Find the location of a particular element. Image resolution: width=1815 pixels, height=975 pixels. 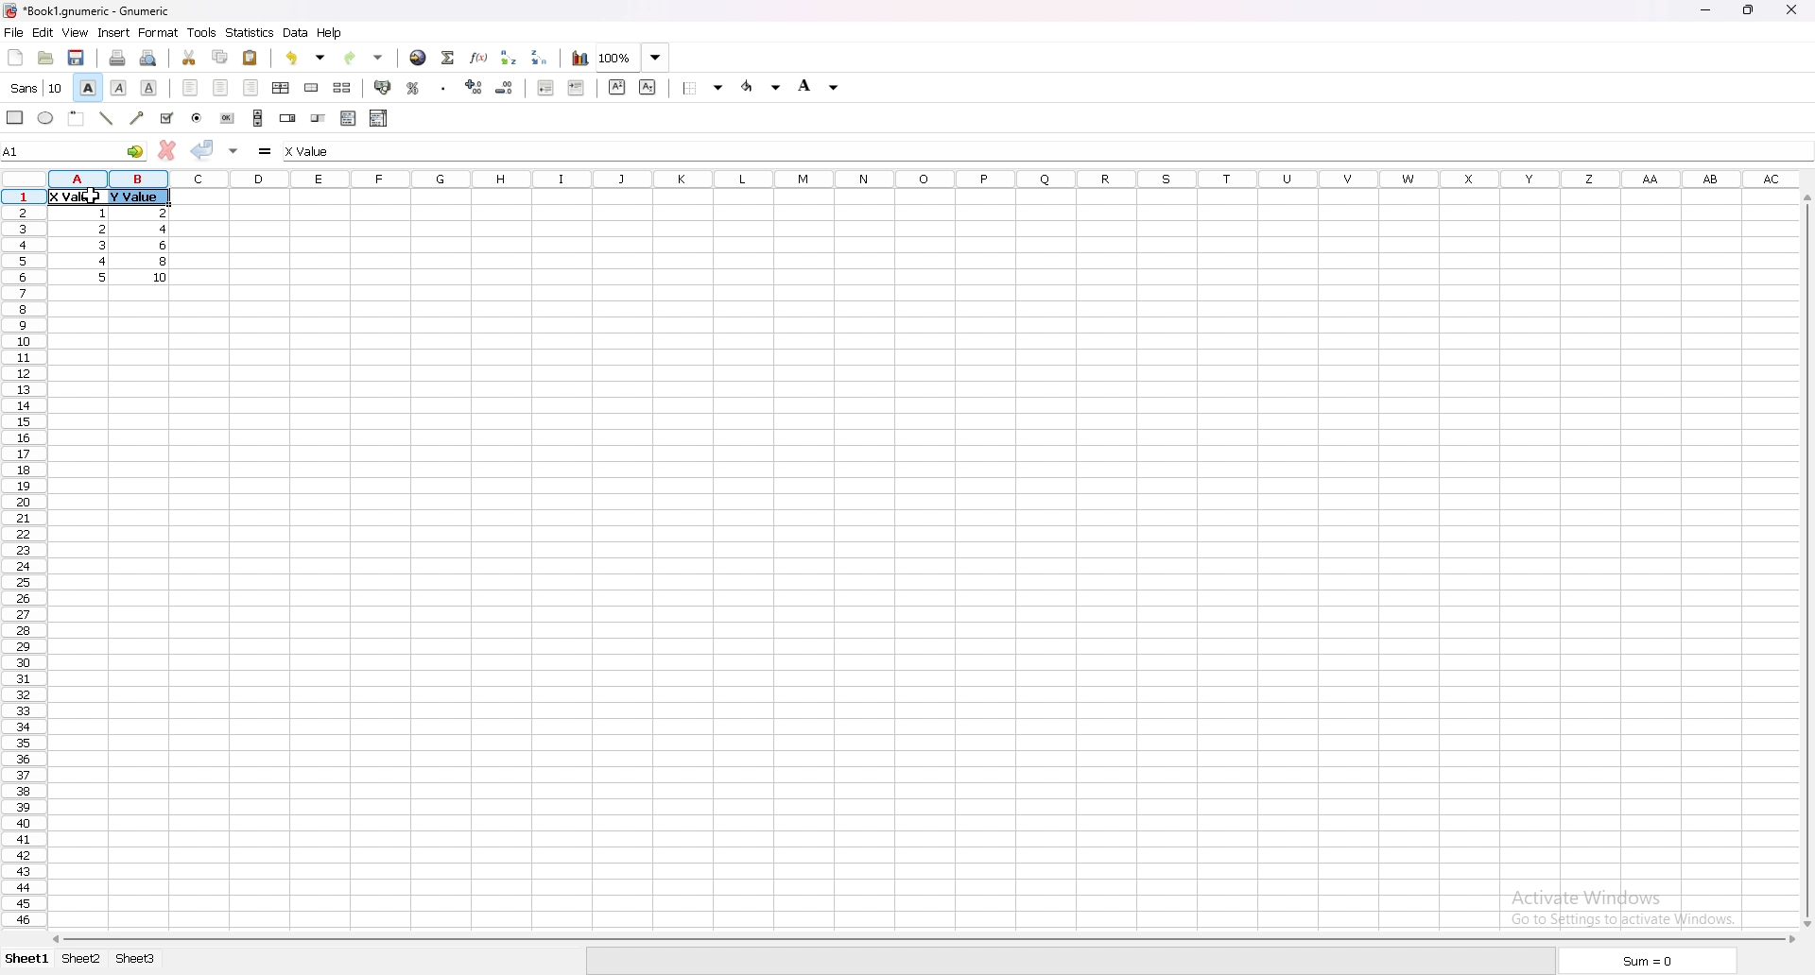

open is located at coordinates (45, 58).